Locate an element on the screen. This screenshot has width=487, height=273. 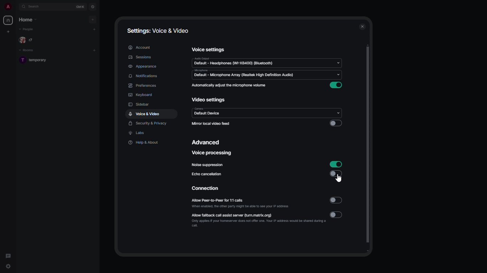
expand is located at coordinates (17, 6).